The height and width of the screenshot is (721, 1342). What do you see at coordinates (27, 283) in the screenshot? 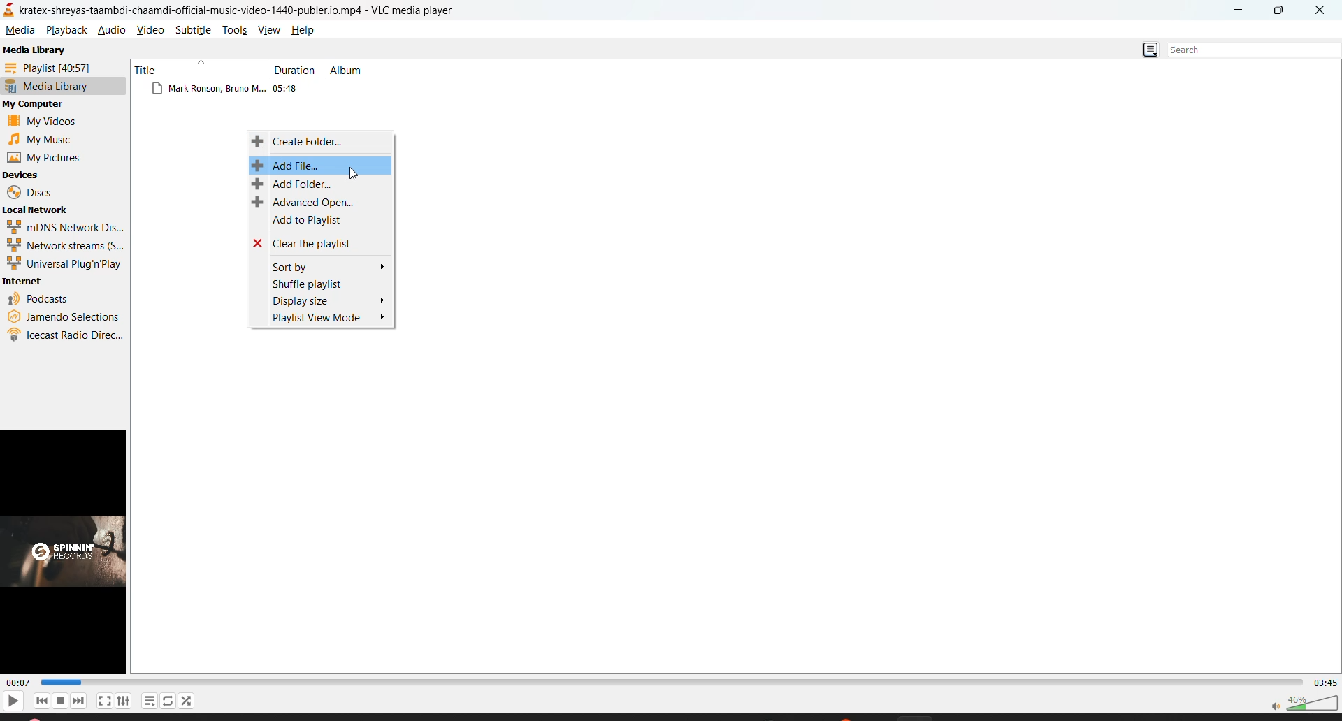
I see `internet` at bounding box center [27, 283].